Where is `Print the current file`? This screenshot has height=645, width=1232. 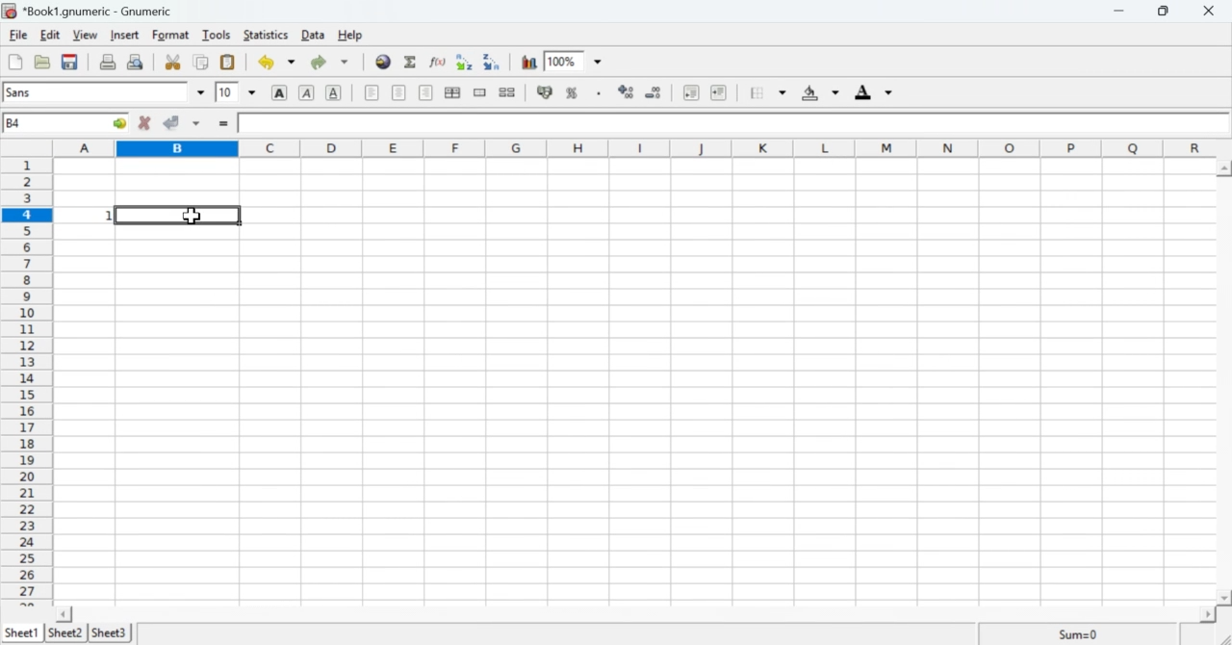 Print the current file is located at coordinates (107, 61).